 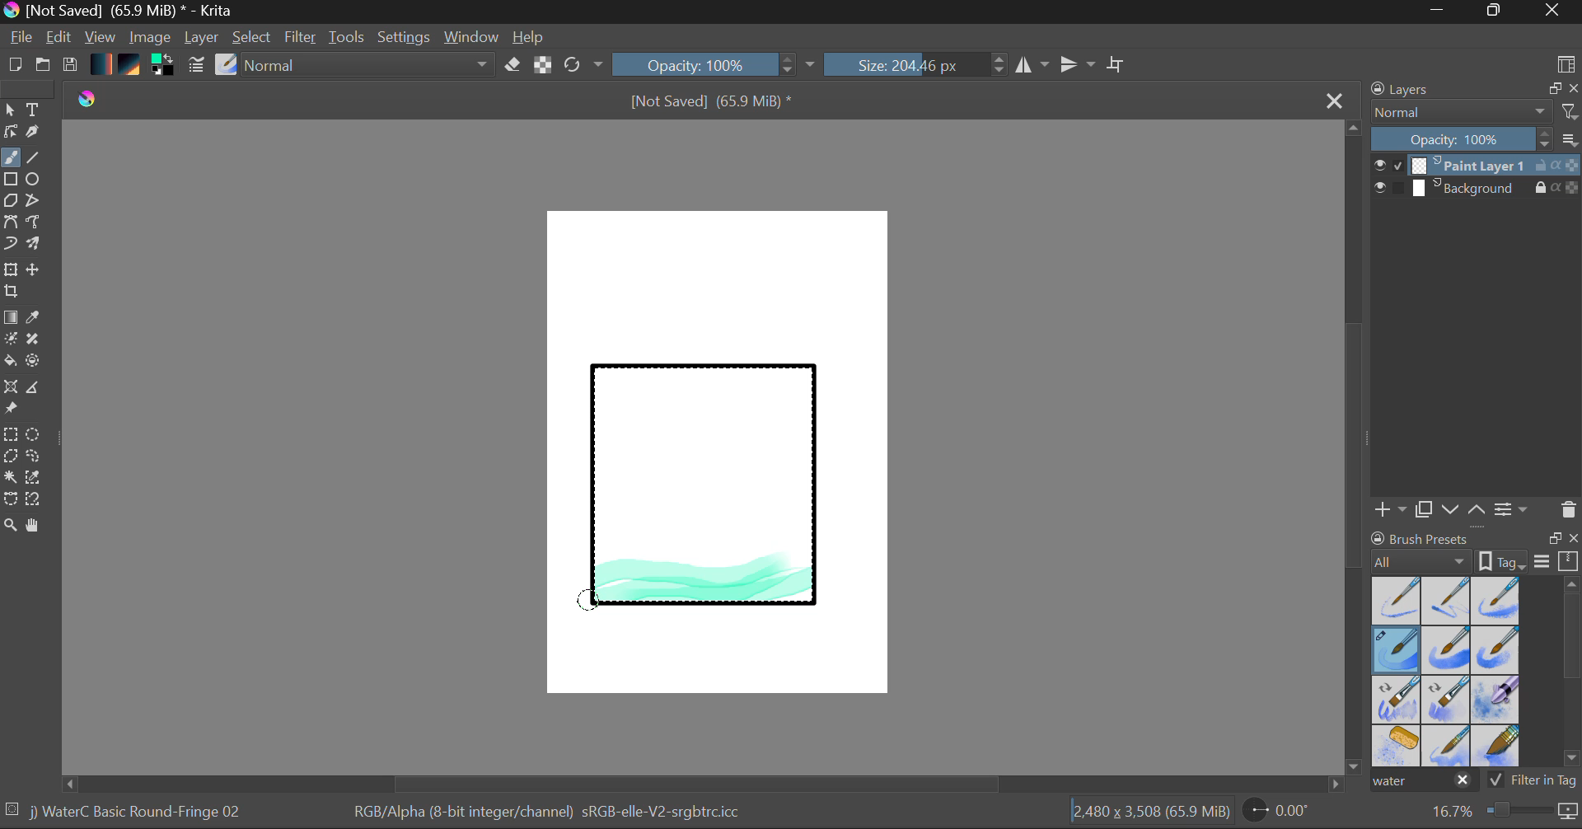 I want to click on Pan, so click(x=39, y=528).